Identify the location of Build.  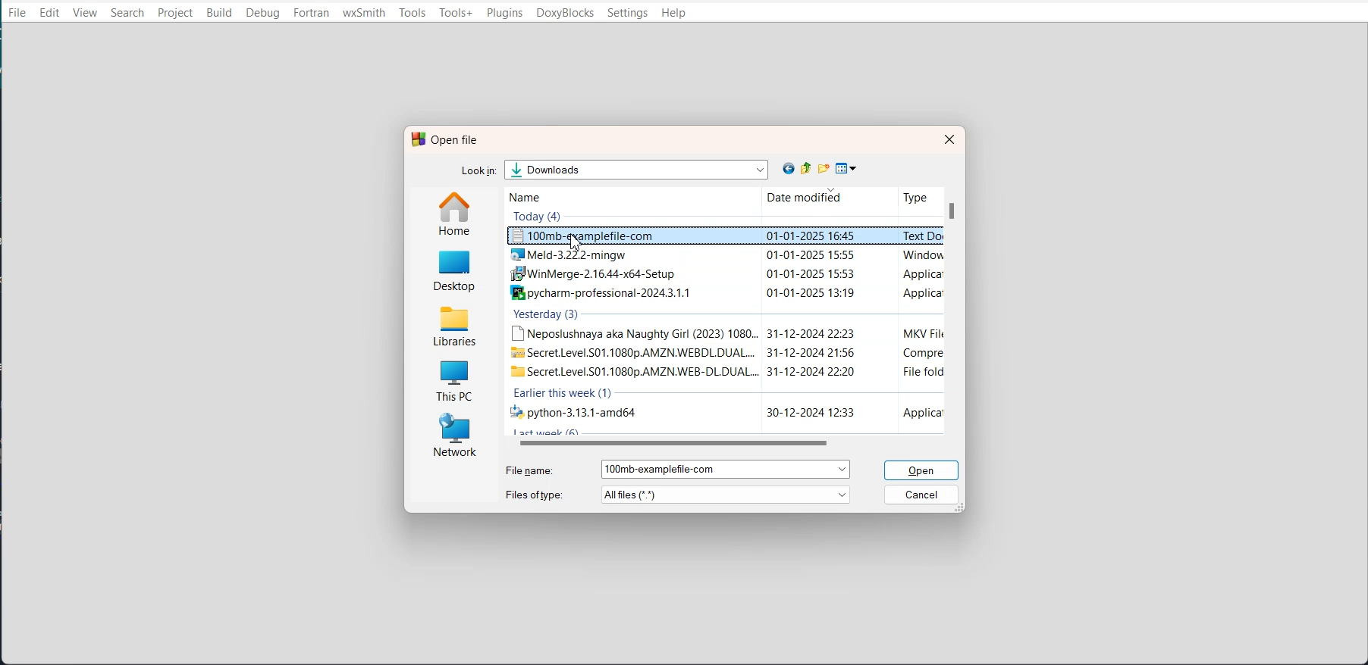
(220, 13).